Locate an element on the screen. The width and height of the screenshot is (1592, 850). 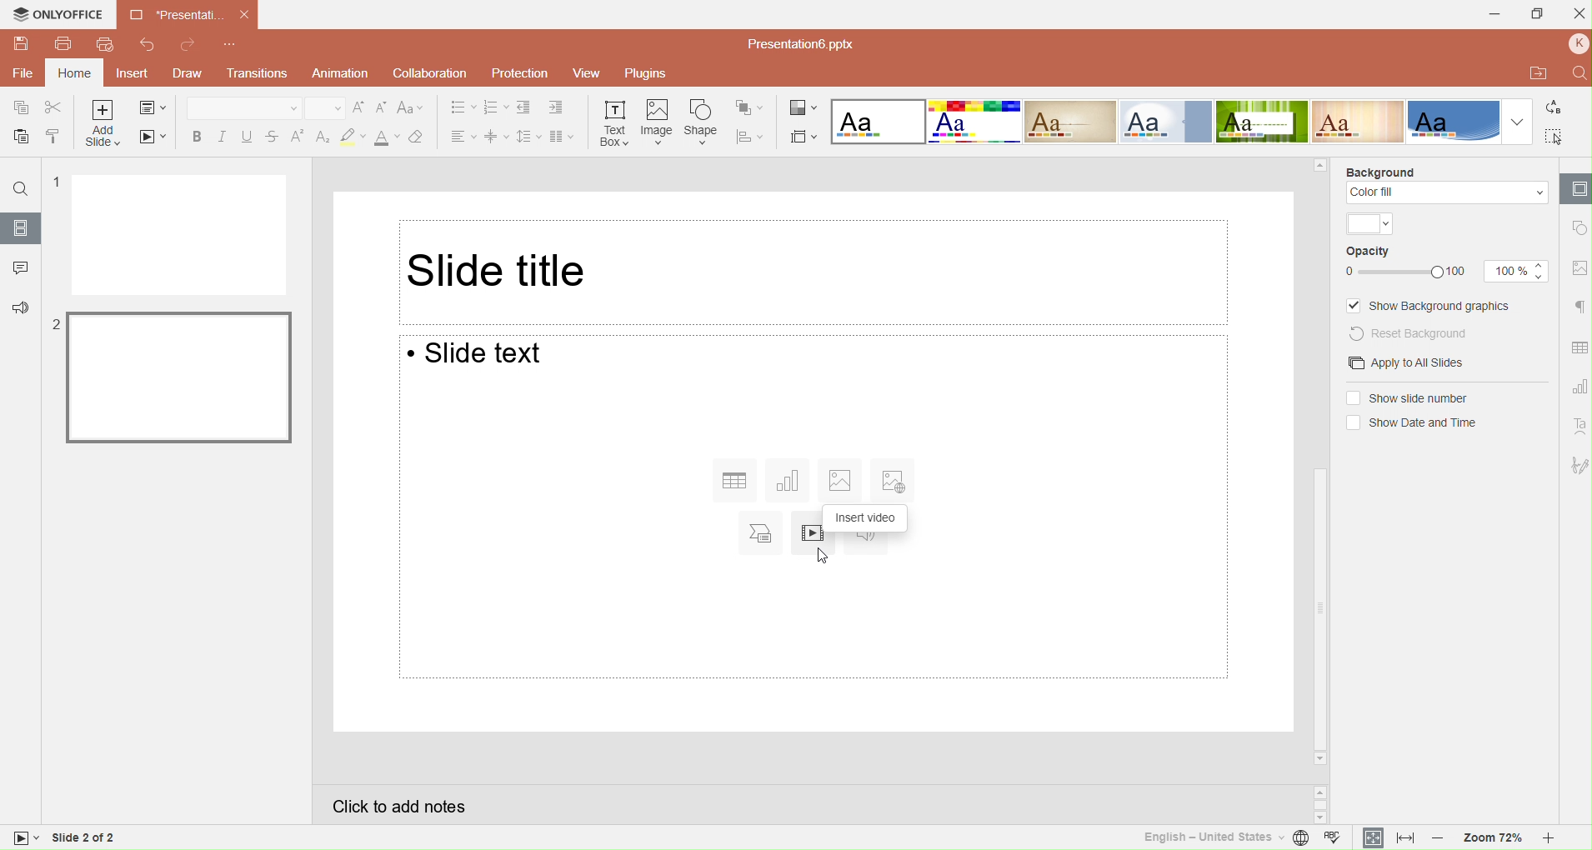
Set text language is located at coordinates (1209, 837).